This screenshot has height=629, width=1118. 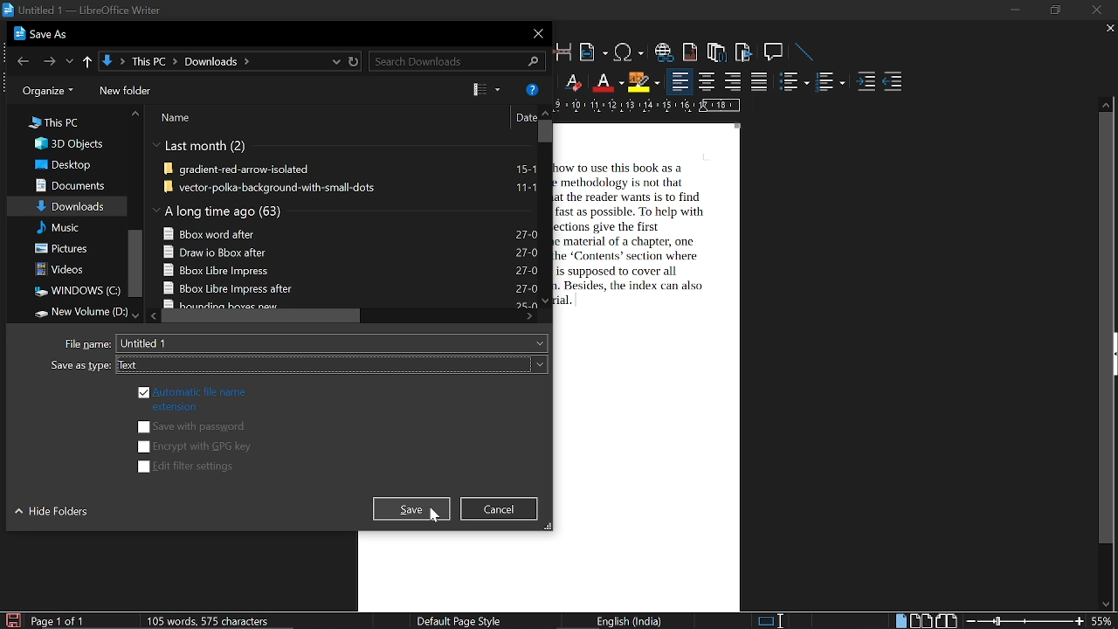 What do you see at coordinates (192, 427) in the screenshot?
I see `save with passwords` at bounding box center [192, 427].